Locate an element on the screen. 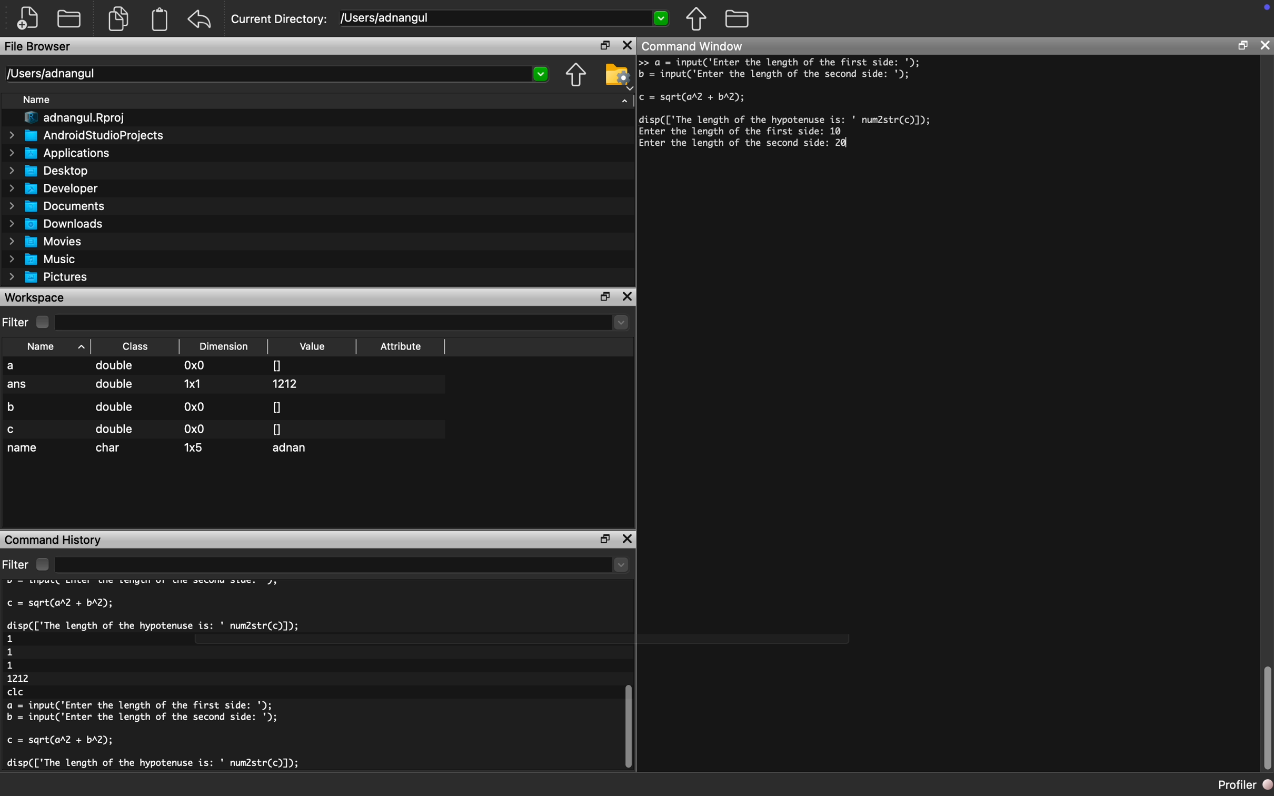 The image size is (1274, 796). 0x0 is located at coordinates (196, 366).